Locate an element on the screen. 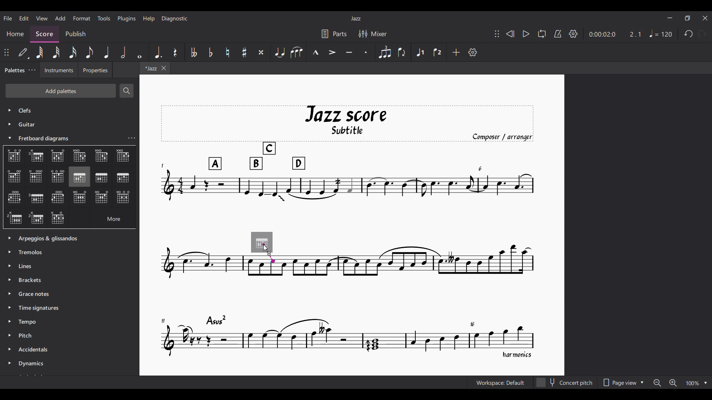 The width and height of the screenshot is (712, 400). Settings of current selection is located at coordinates (131, 138).